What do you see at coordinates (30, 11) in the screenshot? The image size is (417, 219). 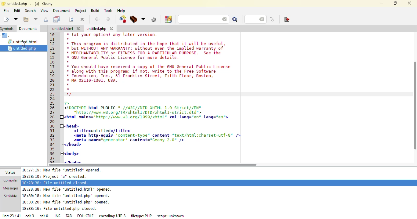 I see `search` at bounding box center [30, 11].